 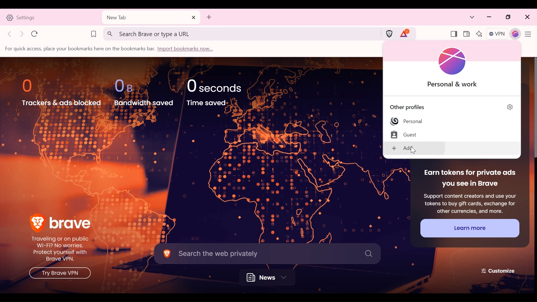 What do you see at coordinates (498, 34) in the screenshot?
I see `VPN` at bounding box center [498, 34].